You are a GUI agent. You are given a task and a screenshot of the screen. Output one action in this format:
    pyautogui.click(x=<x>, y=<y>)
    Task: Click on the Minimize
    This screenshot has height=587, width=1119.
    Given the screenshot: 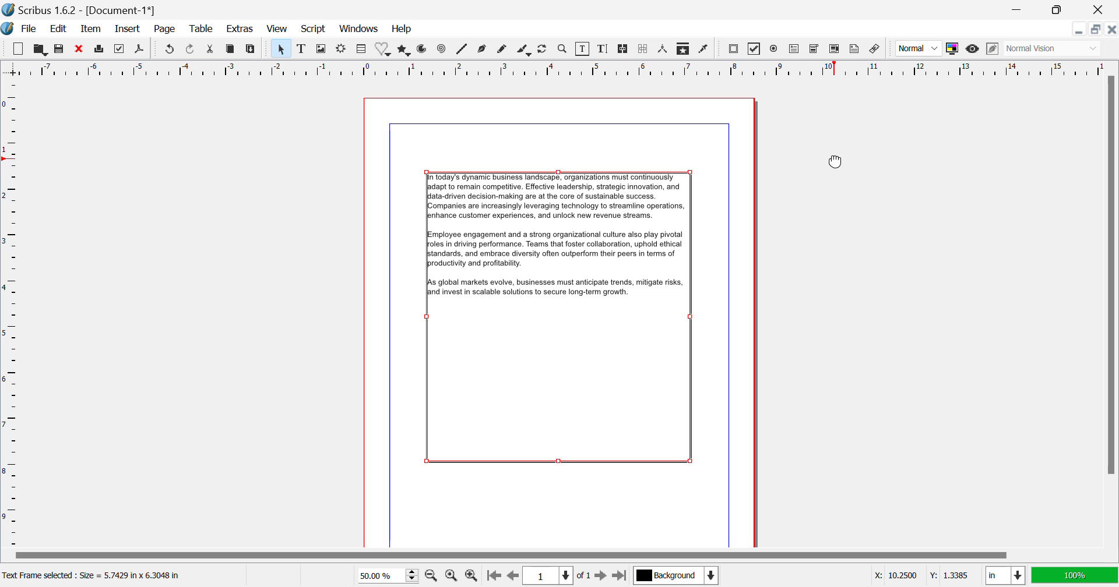 What is the action you would take?
    pyautogui.click(x=1095, y=30)
    